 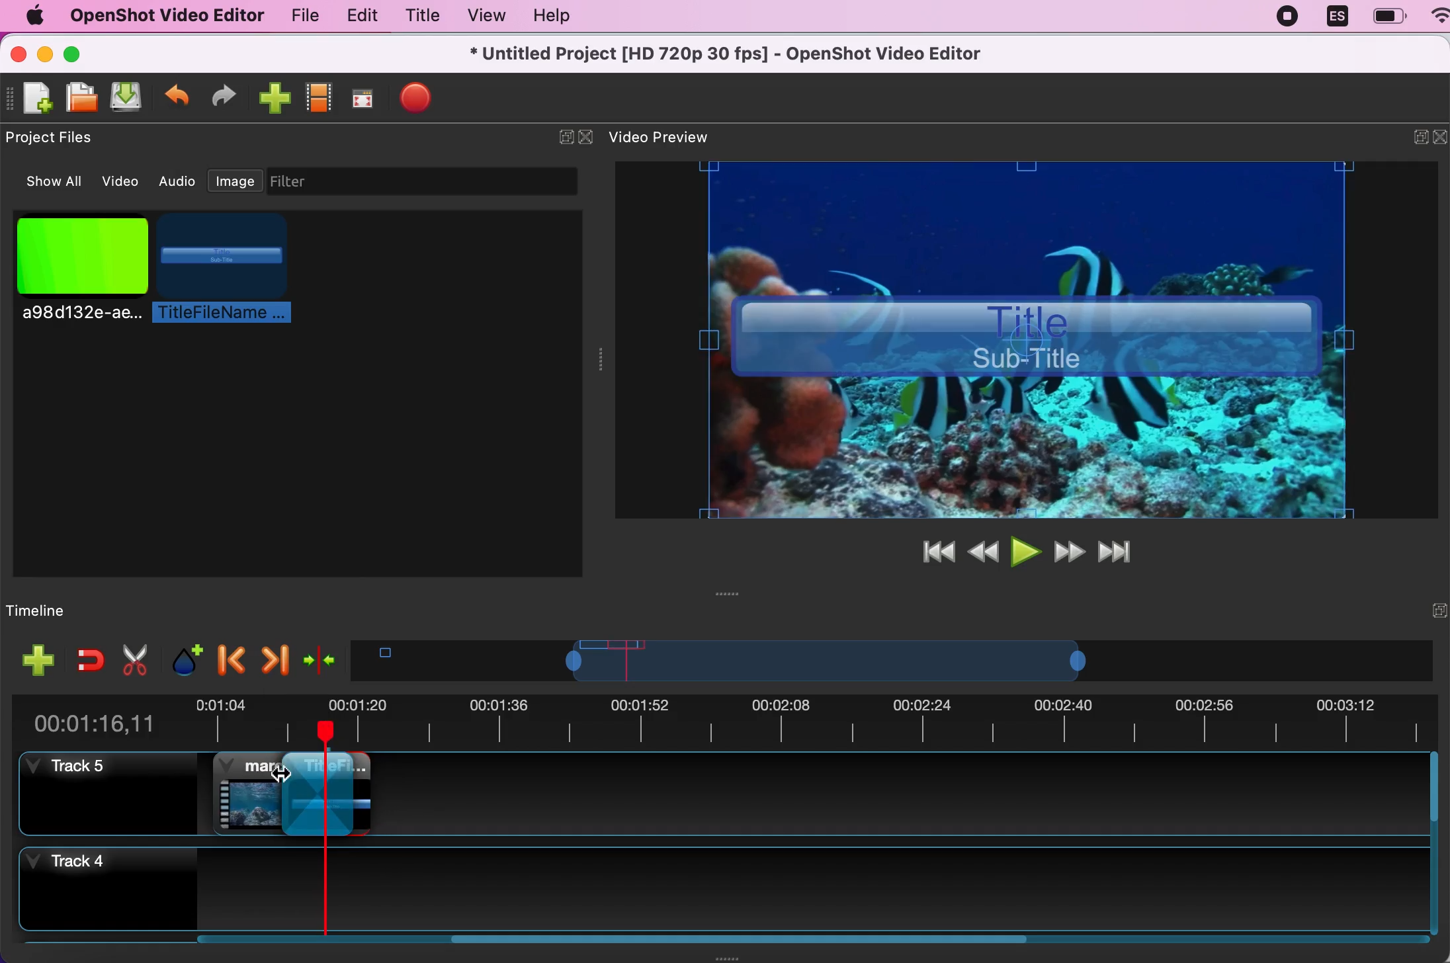 I want to click on play, so click(x=1024, y=550).